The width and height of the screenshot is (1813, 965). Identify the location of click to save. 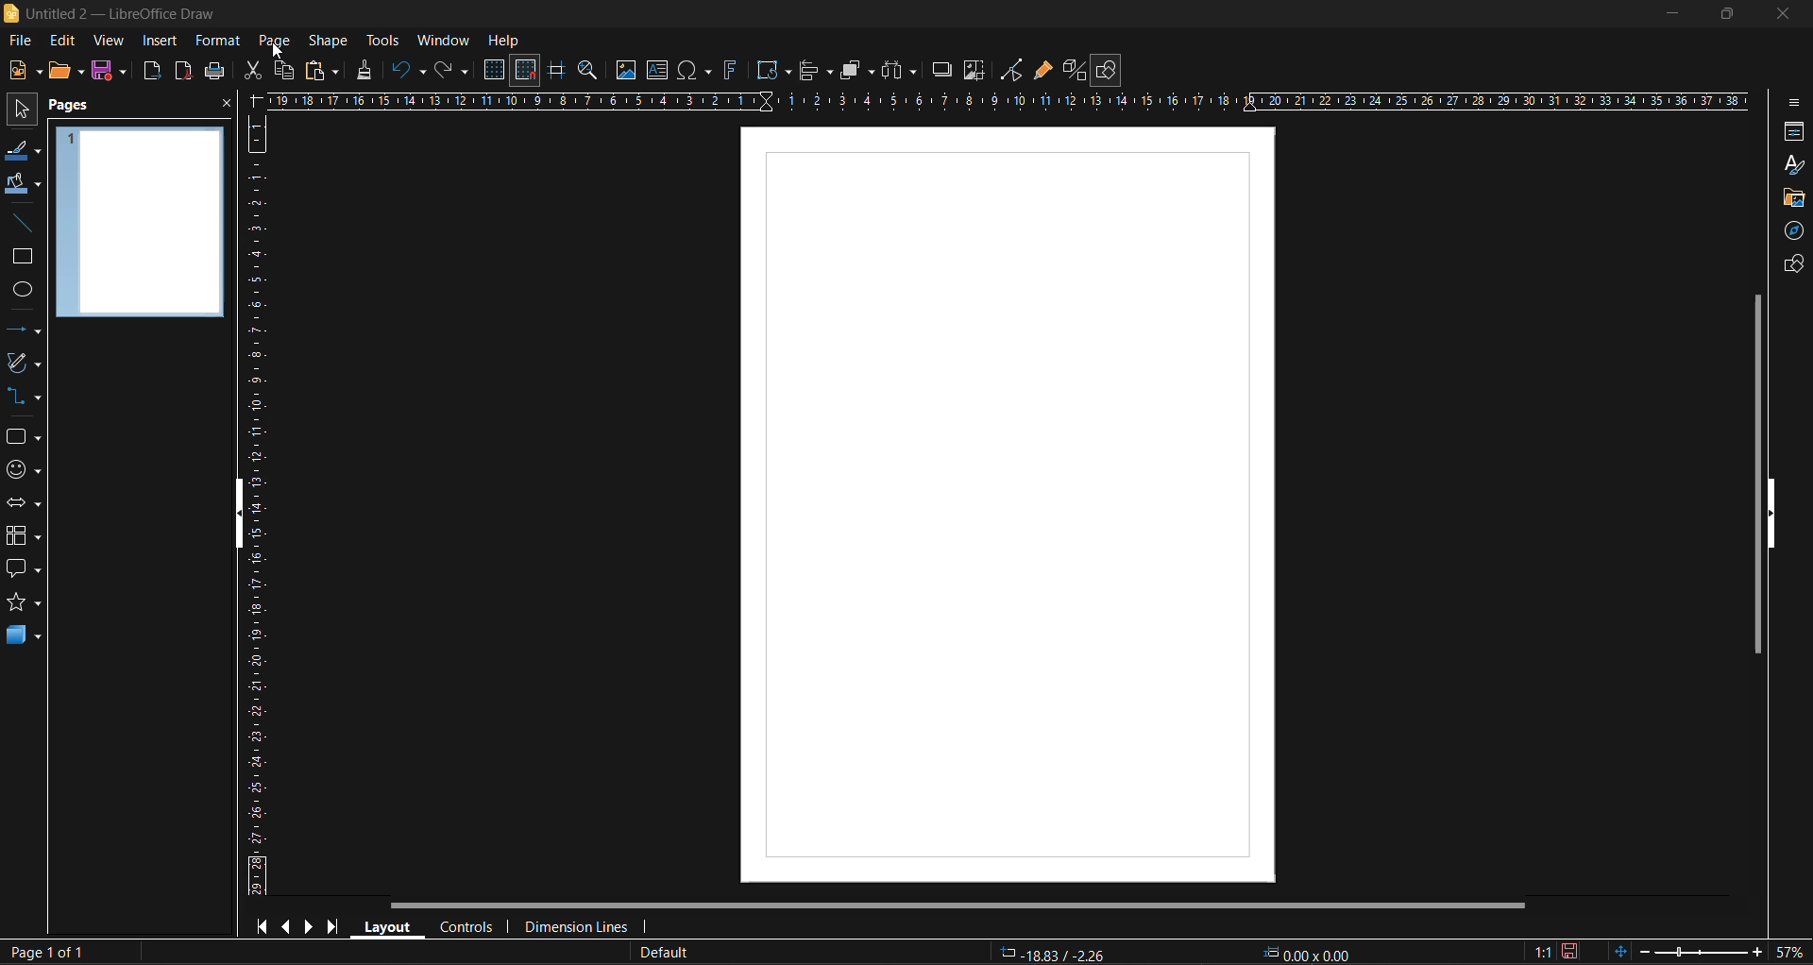
(1569, 951).